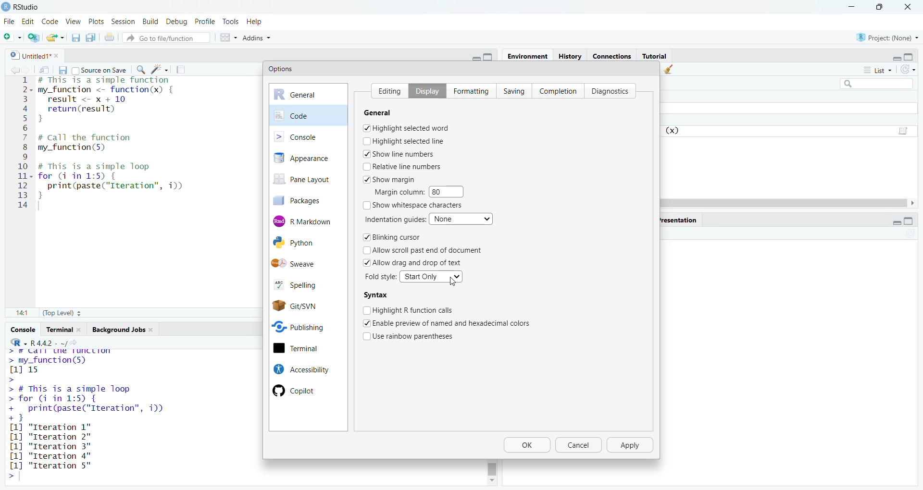  What do you see at coordinates (100, 69) in the screenshot?
I see `source on save` at bounding box center [100, 69].